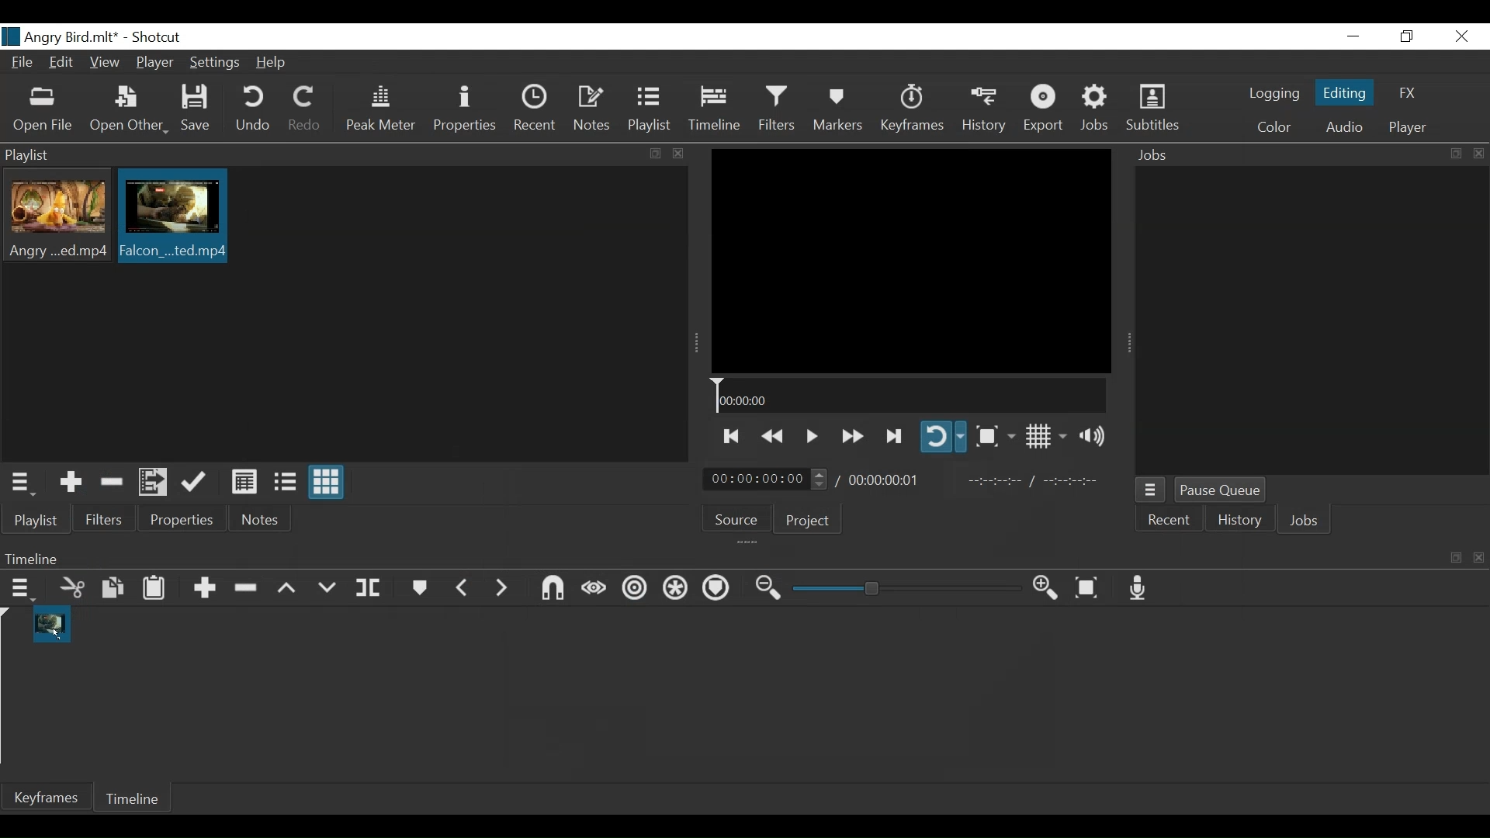 The image size is (1490, 838). Describe the element at coordinates (593, 106) in the screenshot. I see `Notes` at that location.